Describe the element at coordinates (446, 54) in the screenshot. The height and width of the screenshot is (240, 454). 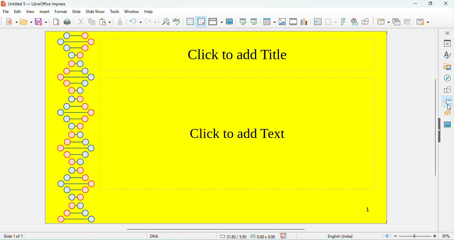
I see `style` at that location.